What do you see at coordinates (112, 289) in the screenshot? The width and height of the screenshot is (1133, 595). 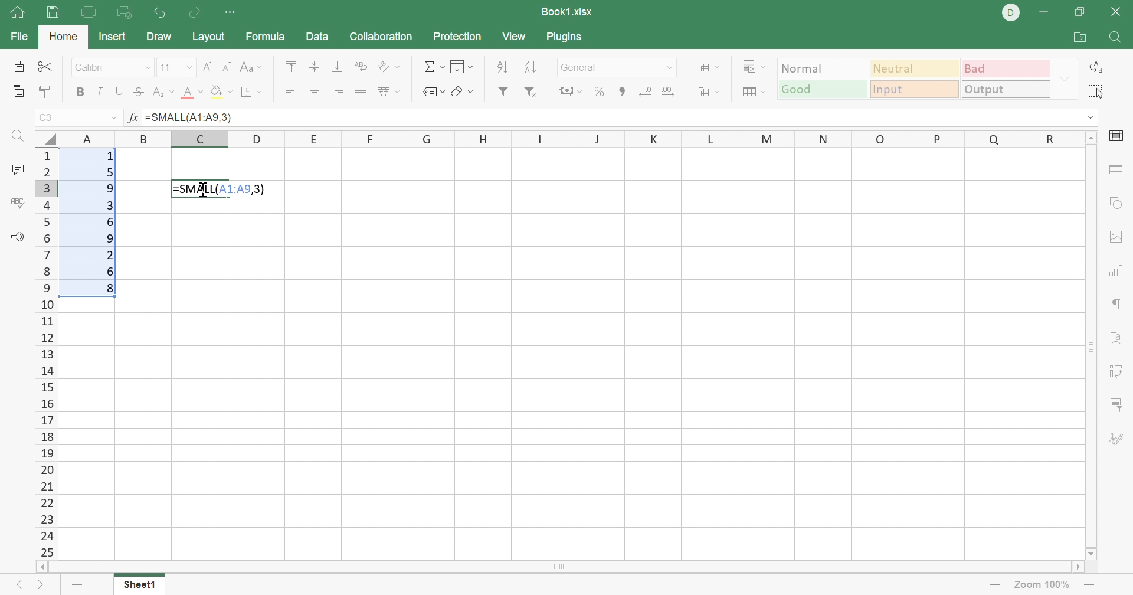 I see `8` at bounding box center [112, 289].